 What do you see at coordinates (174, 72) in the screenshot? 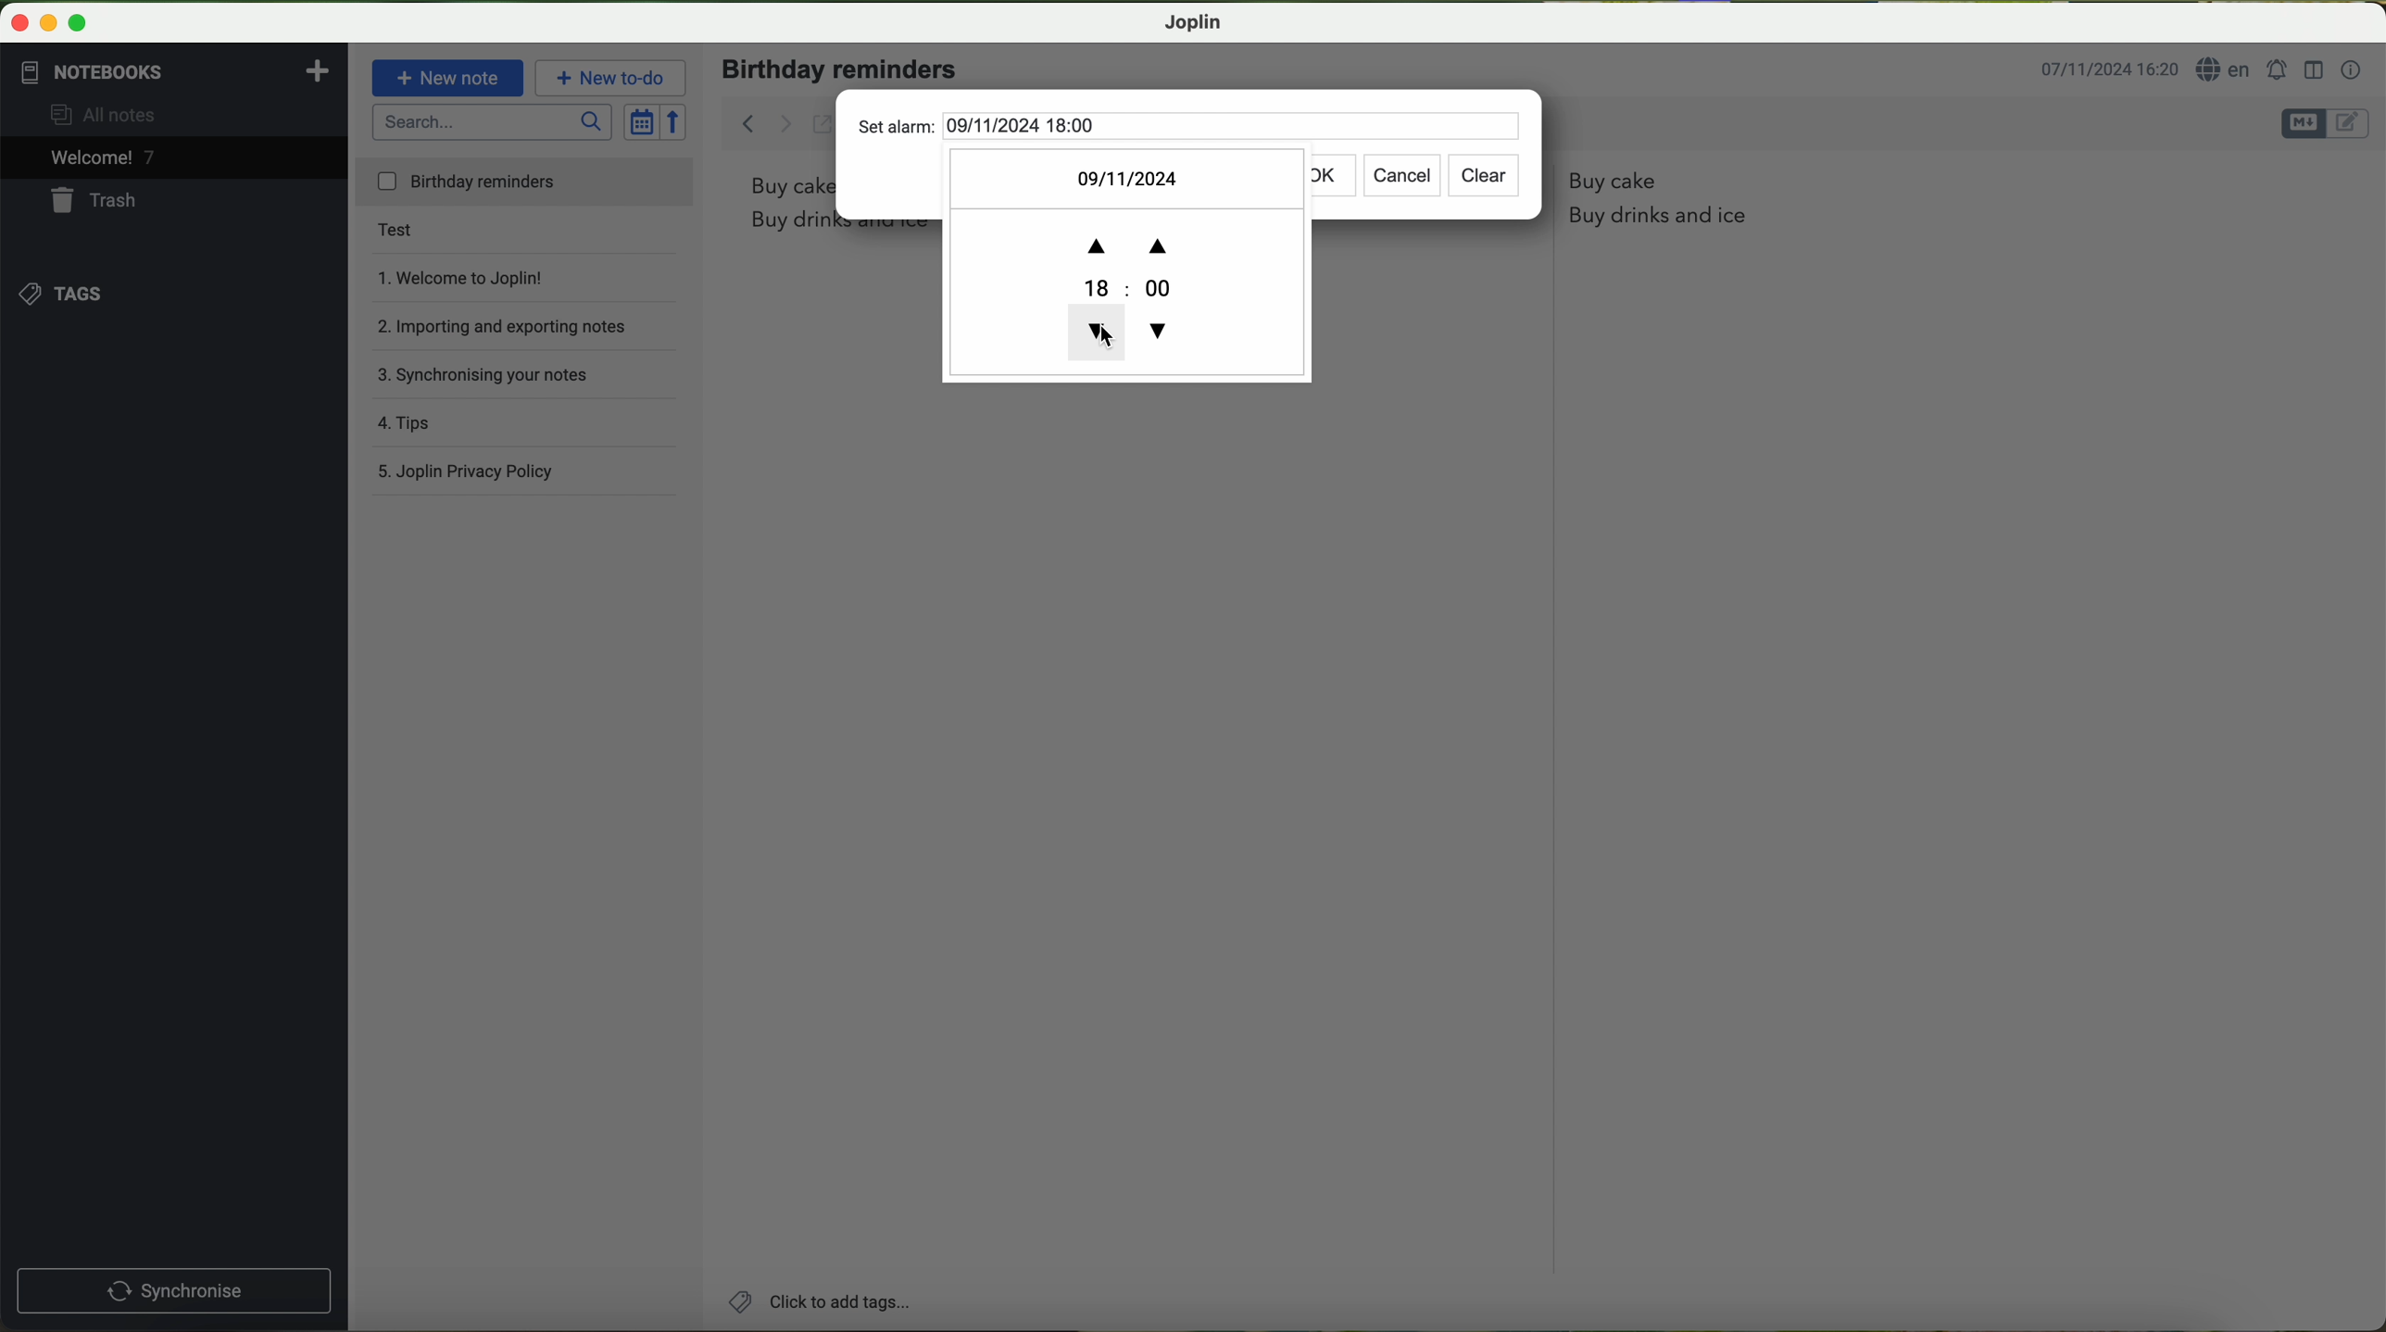
I see `notebooks tab` at bounding box center [174, 72].